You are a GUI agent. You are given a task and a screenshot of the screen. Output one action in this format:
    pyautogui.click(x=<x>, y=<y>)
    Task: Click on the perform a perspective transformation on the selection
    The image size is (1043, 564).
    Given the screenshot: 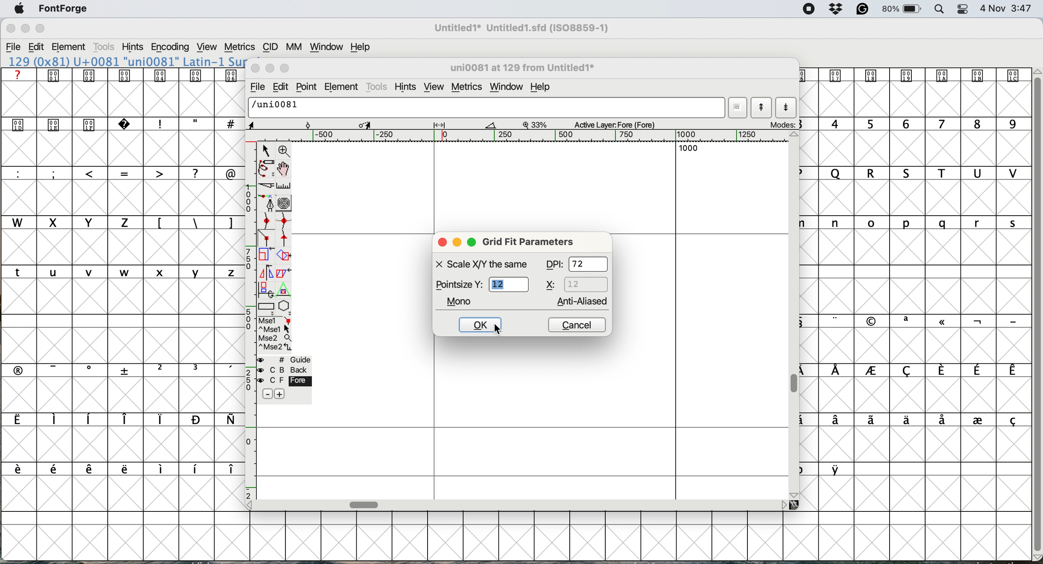 What is the action you would take?
    pyautogui.click(x=283, y=288)
    